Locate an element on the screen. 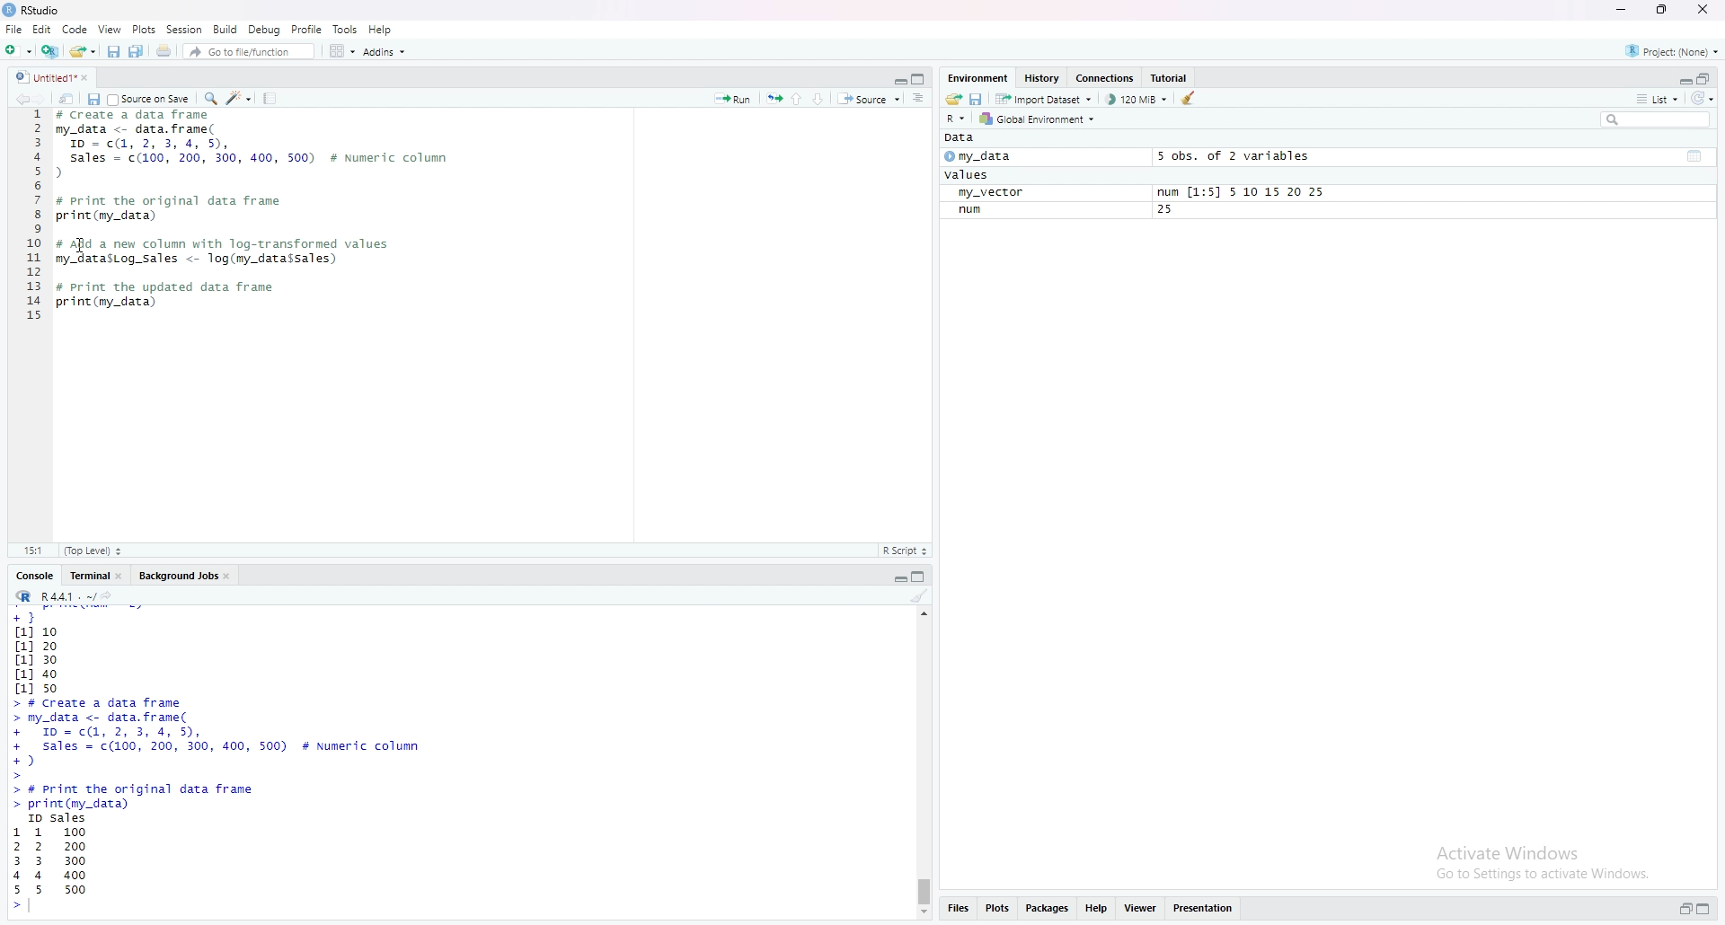 This screenshot has height=925, width=1725. console is located at coordinates (31, 574).